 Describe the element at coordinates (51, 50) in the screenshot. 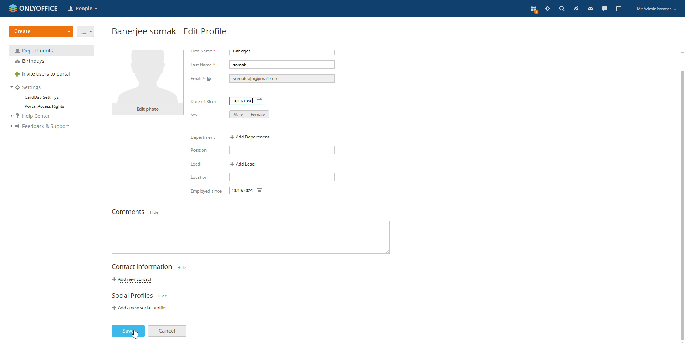

I see `department` at that location.